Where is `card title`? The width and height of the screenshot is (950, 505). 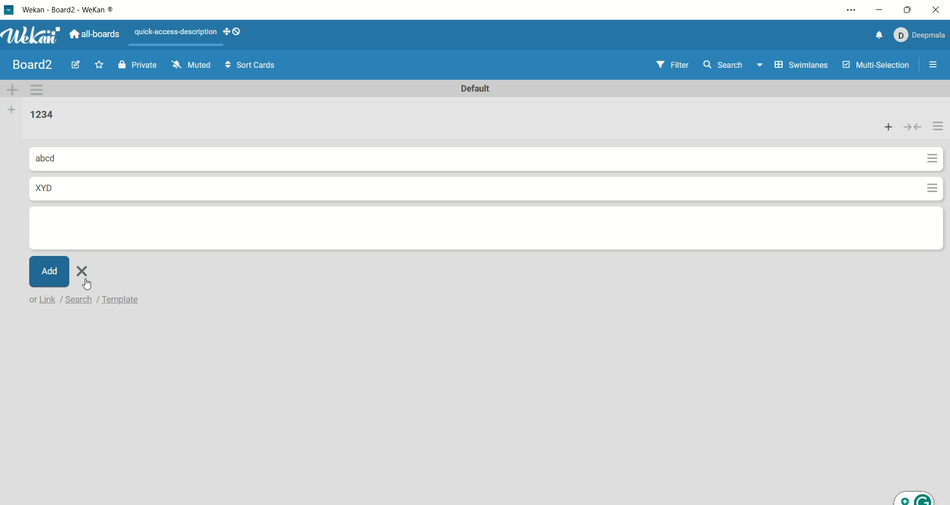
card title is located at coordinates (53, 158).